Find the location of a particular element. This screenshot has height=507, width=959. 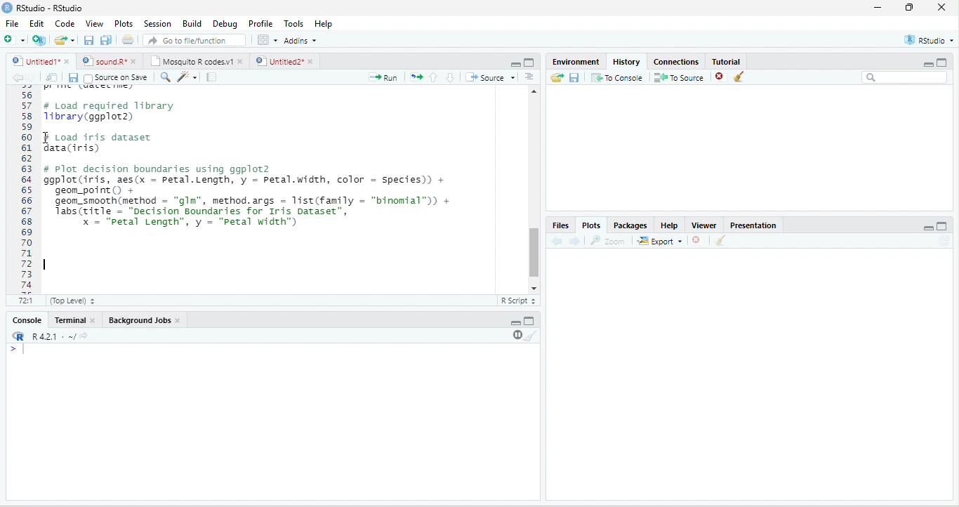

save is located at coordinates (73, 78).